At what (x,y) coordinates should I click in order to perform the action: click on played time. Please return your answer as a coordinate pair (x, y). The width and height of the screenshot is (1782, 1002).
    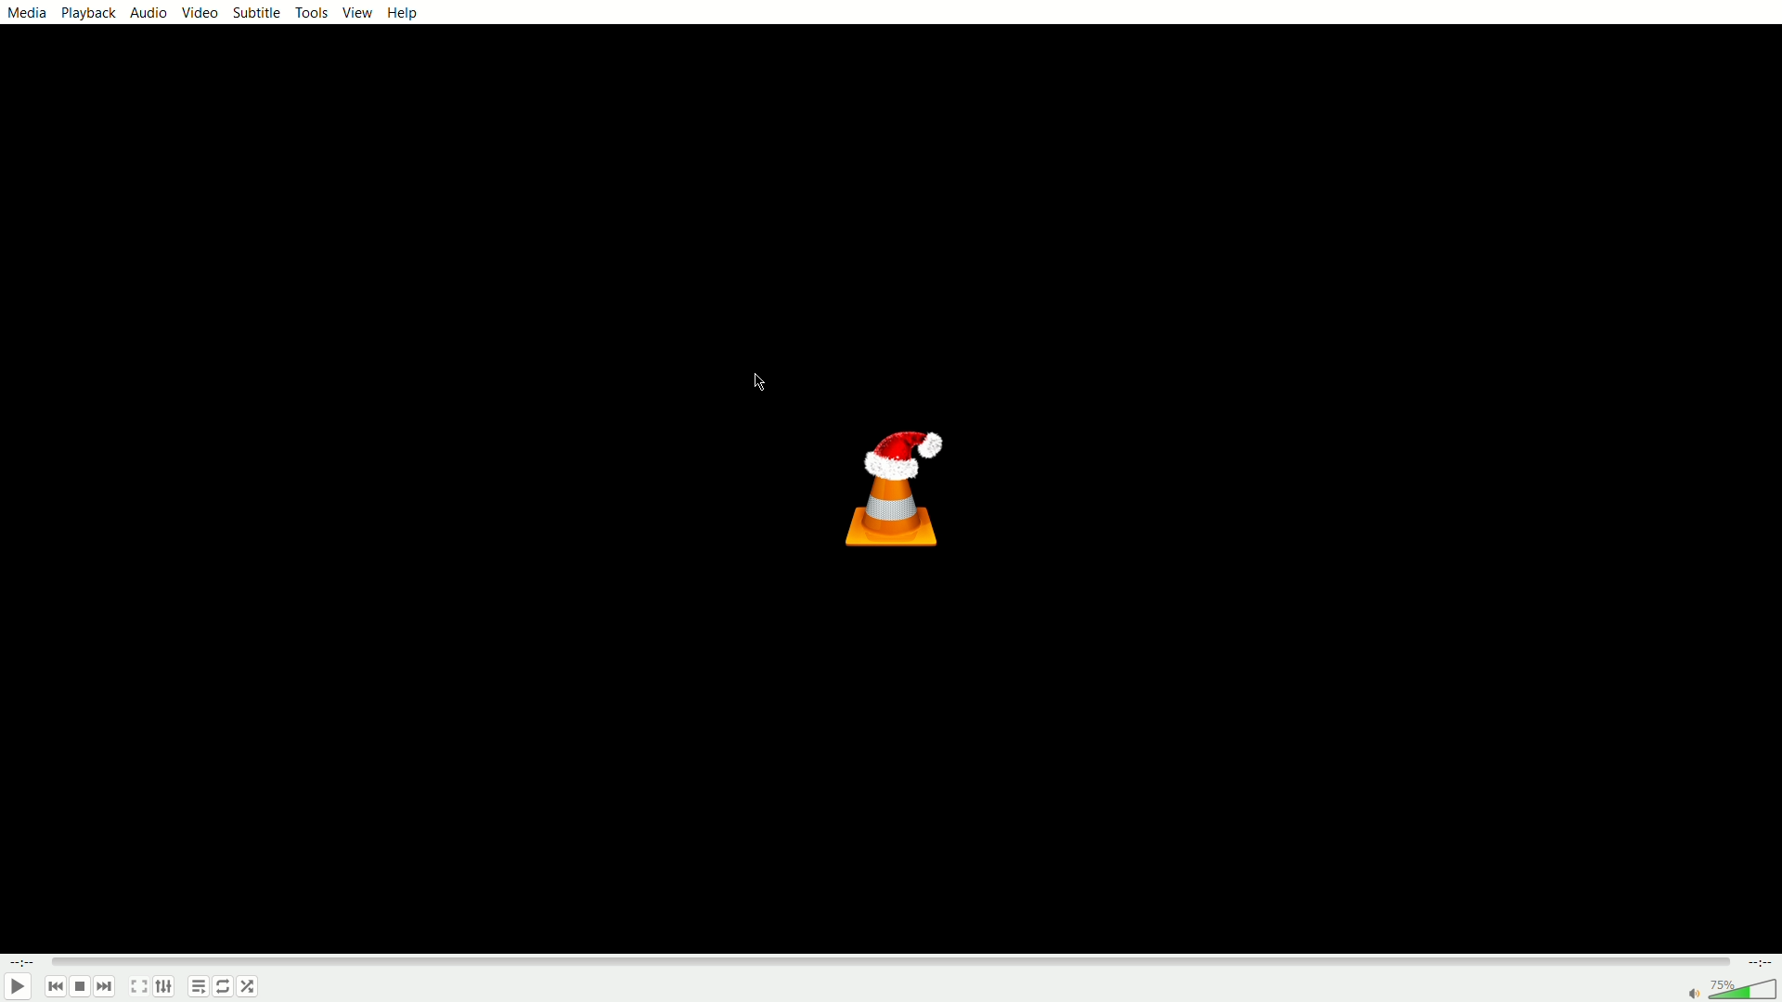
    Looking at the image, I should click on (19, 963).